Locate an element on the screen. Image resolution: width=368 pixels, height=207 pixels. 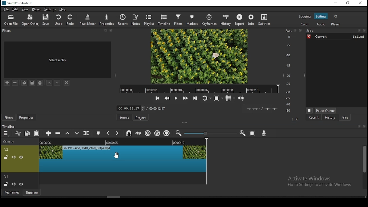
deselect filter is located at coordinates (66, 83).